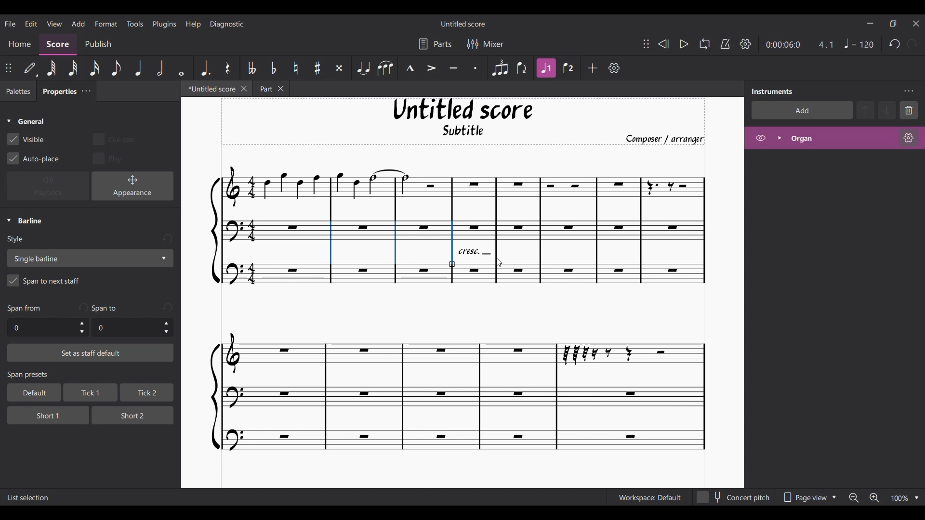 The height and width of the screenshot is (520, 925). What do you see at coordinates (807, 497) in the screenshot?
I see `Page view options` at bounding box center [807, 497].